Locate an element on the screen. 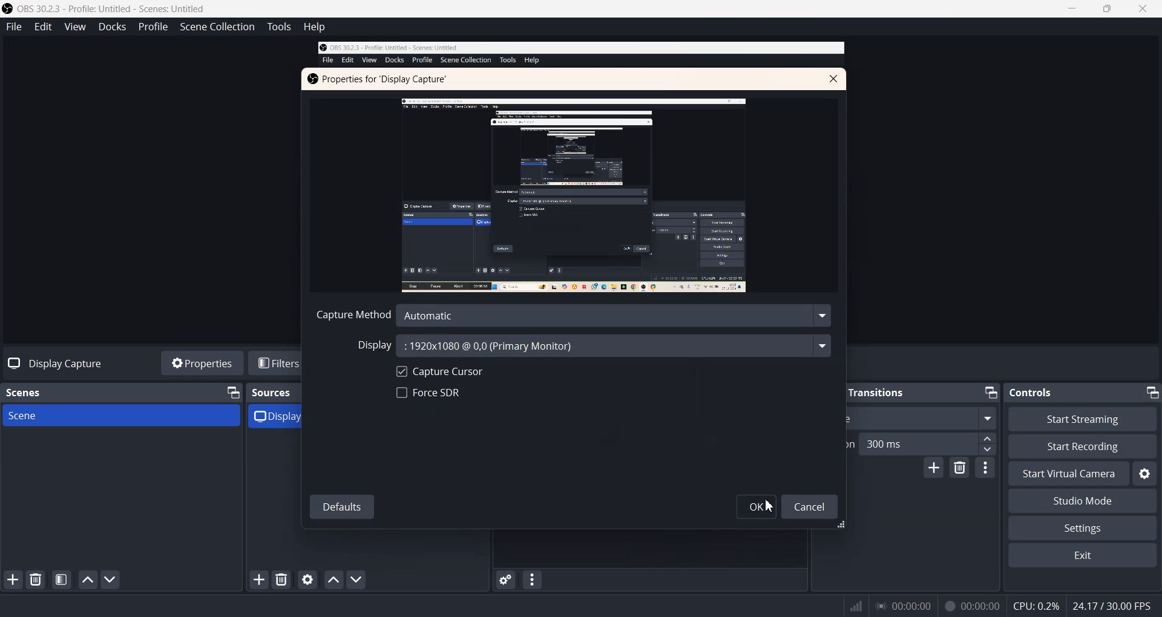 This screenshot has width=1162, height=617. Profile is located at coordinates (153, 27).